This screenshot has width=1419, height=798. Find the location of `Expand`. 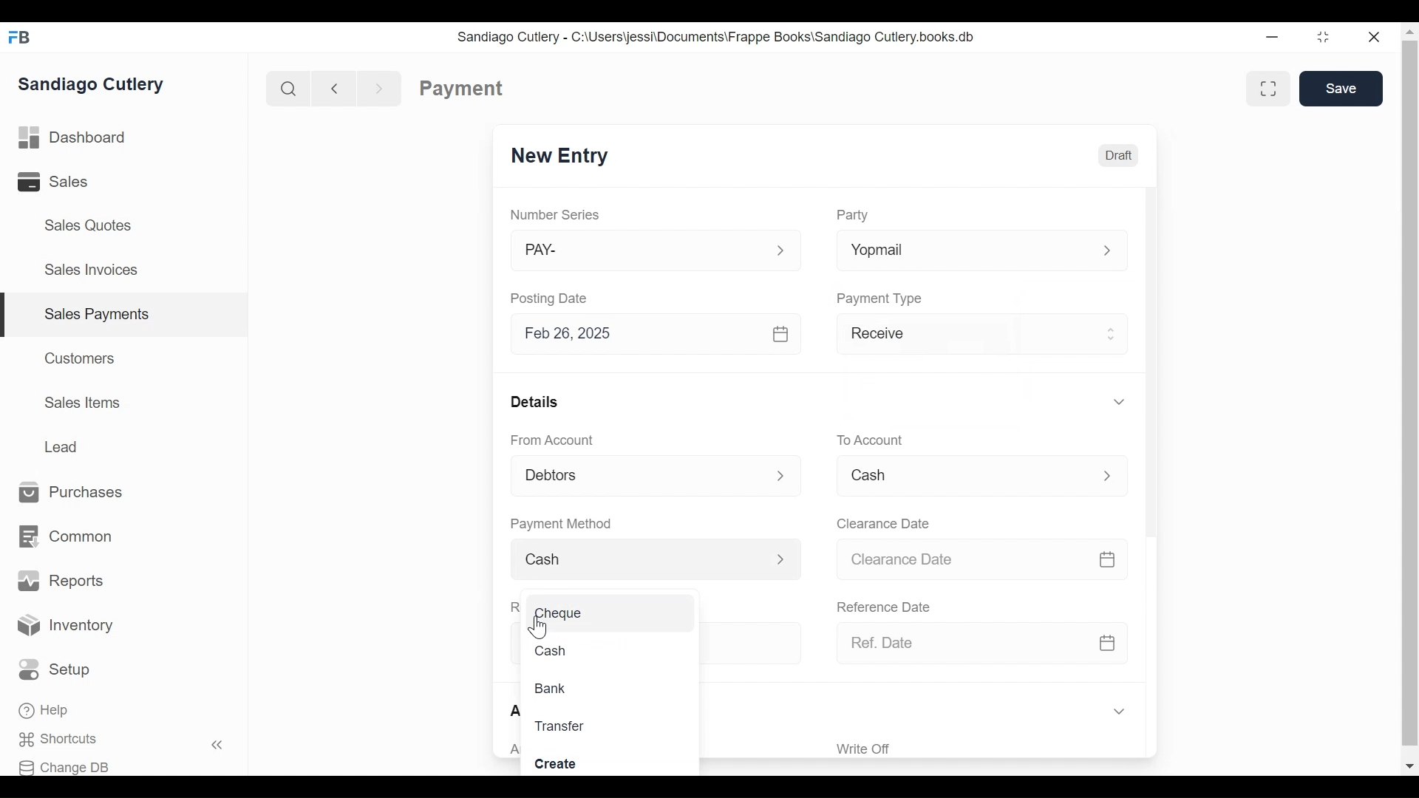

Expand is located at coordinates (783, 476).